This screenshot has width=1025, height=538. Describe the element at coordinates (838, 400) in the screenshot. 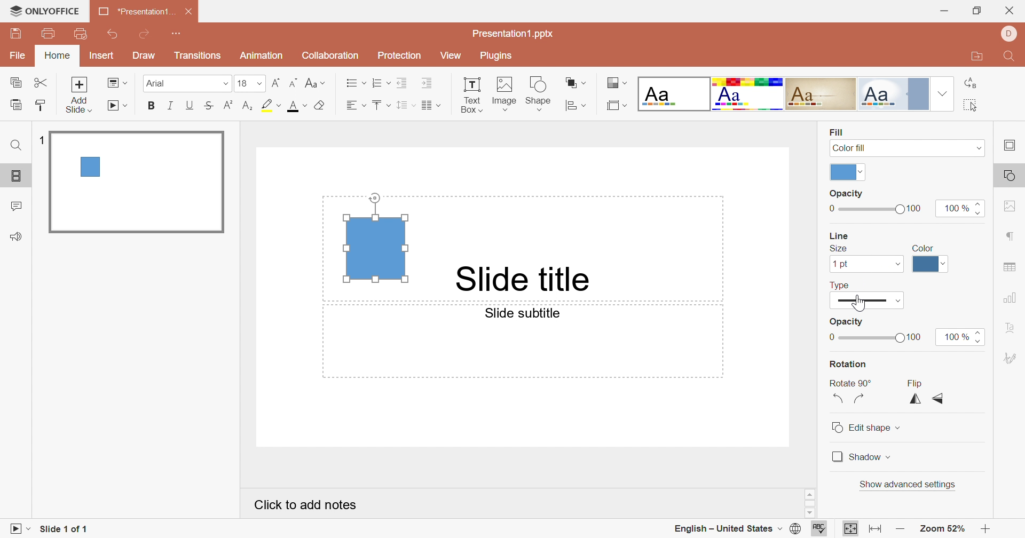

I see `Rotate 90° anticlockwise` at that location.